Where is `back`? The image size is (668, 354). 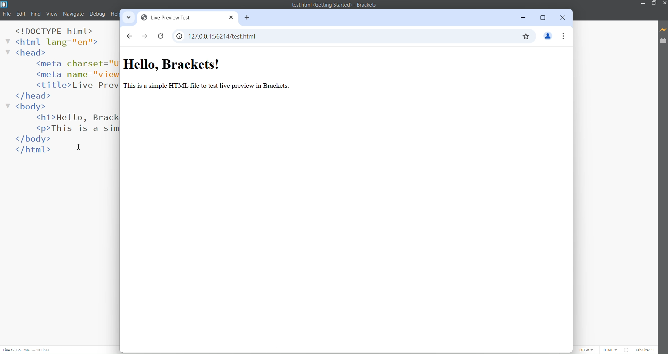
back is located at coordinates (129, 37).